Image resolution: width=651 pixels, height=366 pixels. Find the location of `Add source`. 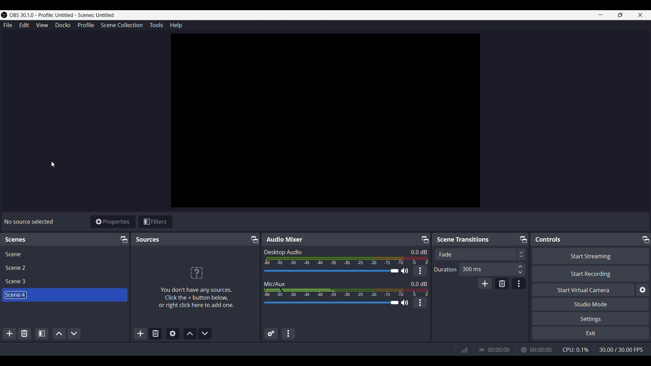

Add source is located at coordinates (141, 333).